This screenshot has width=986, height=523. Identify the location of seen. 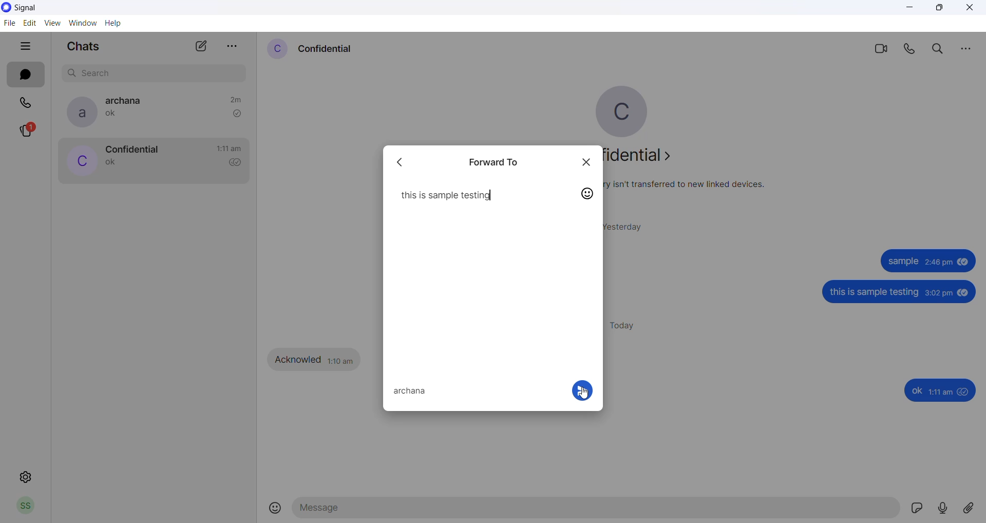
(963, 264).